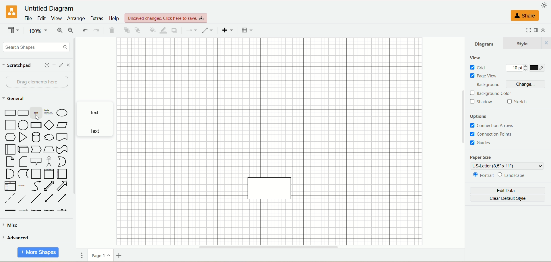 The image size is (551, 262). I want to click on shape, so click(269, 189).